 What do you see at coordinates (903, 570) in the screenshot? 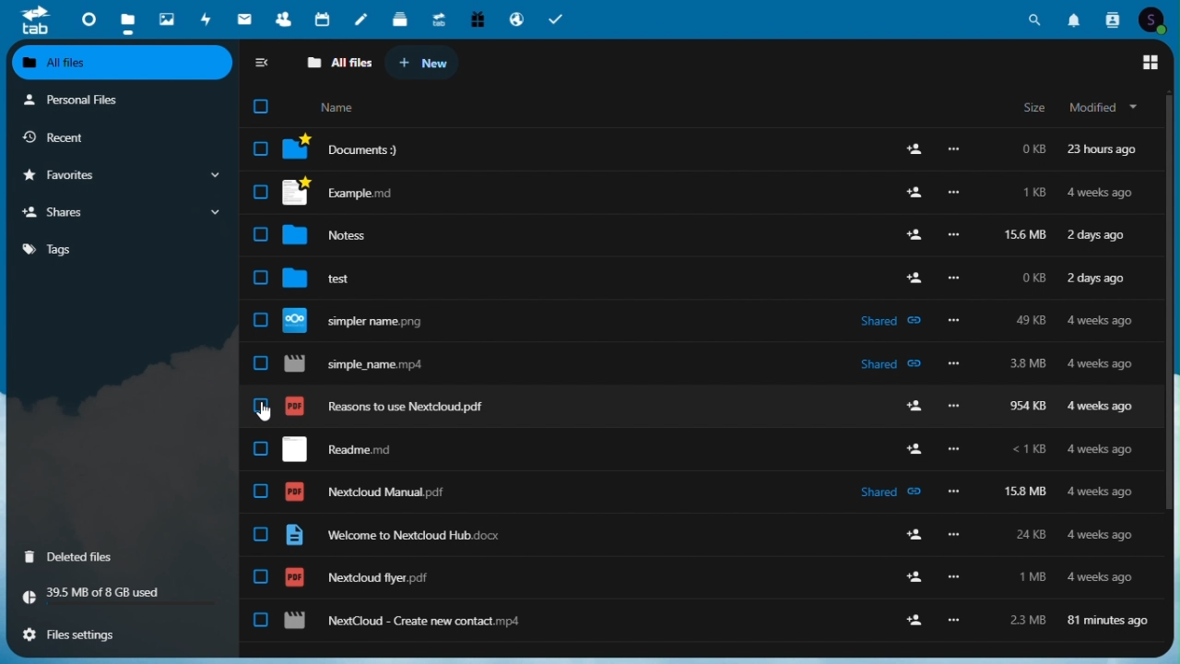
I see ` add user` at bounding box center [903, 570].